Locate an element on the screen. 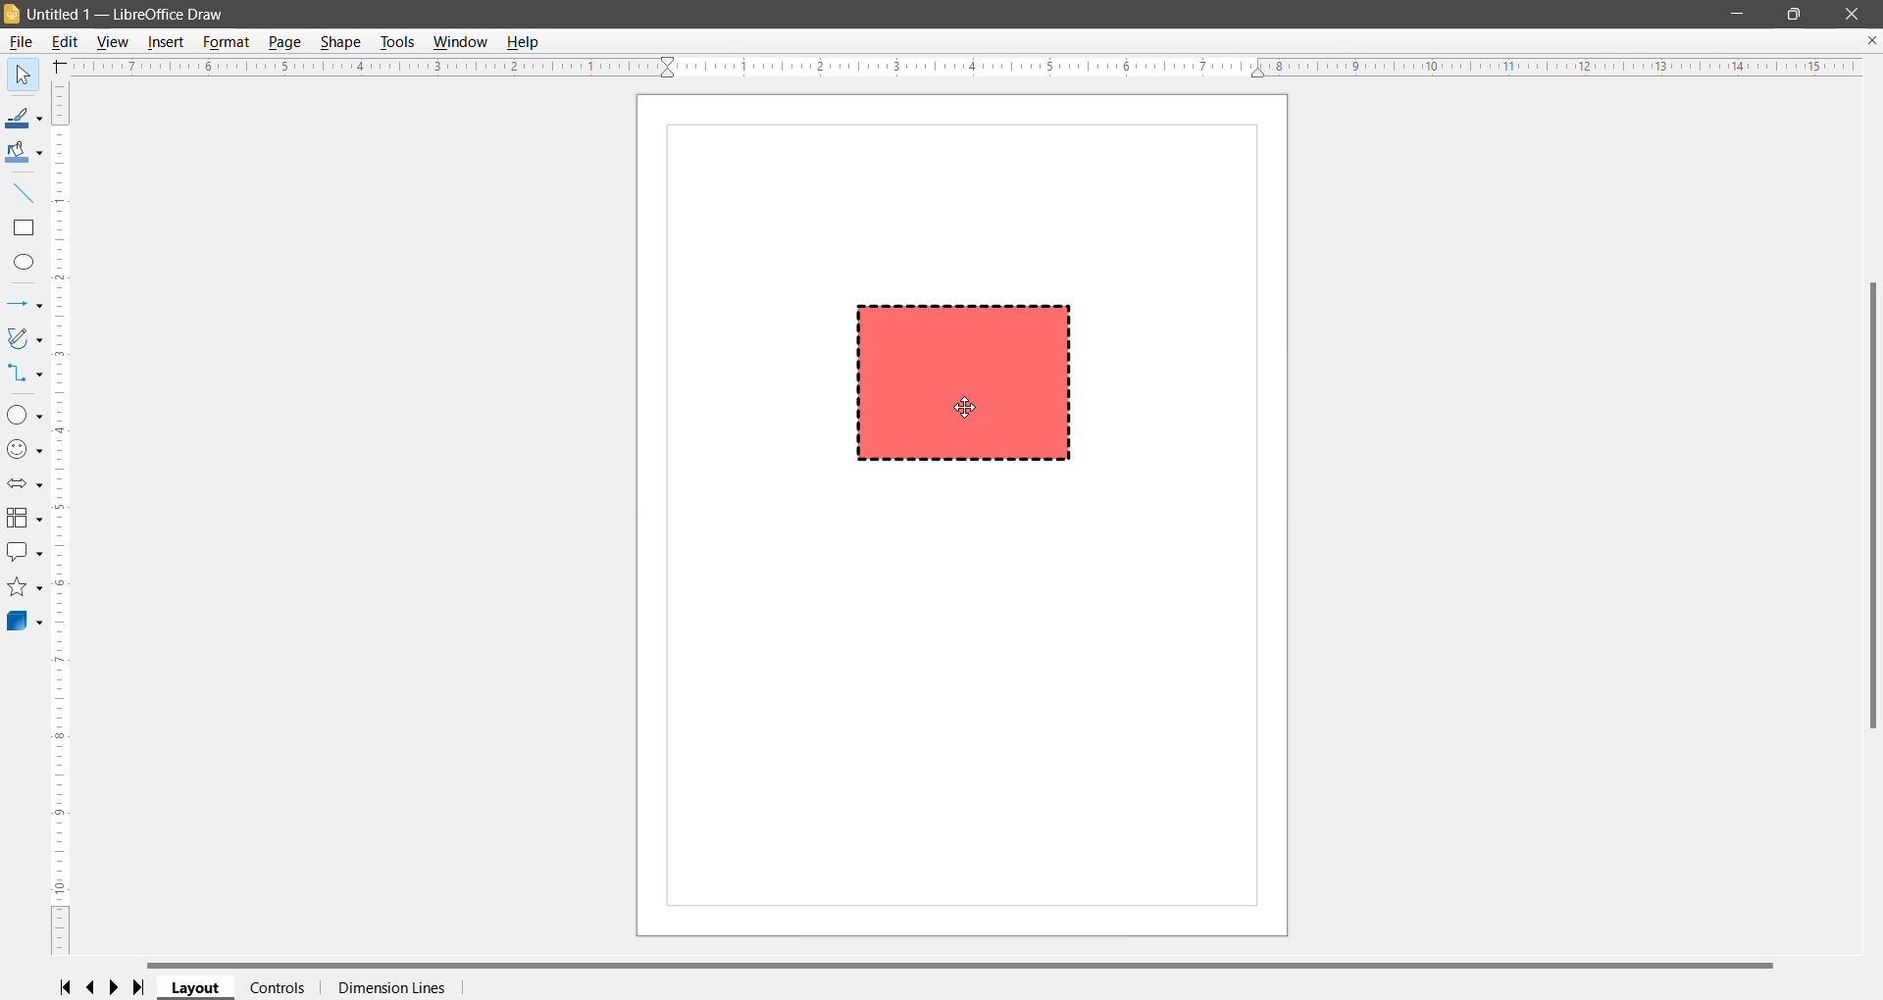  Connectors is located at coordinates (25, 375).